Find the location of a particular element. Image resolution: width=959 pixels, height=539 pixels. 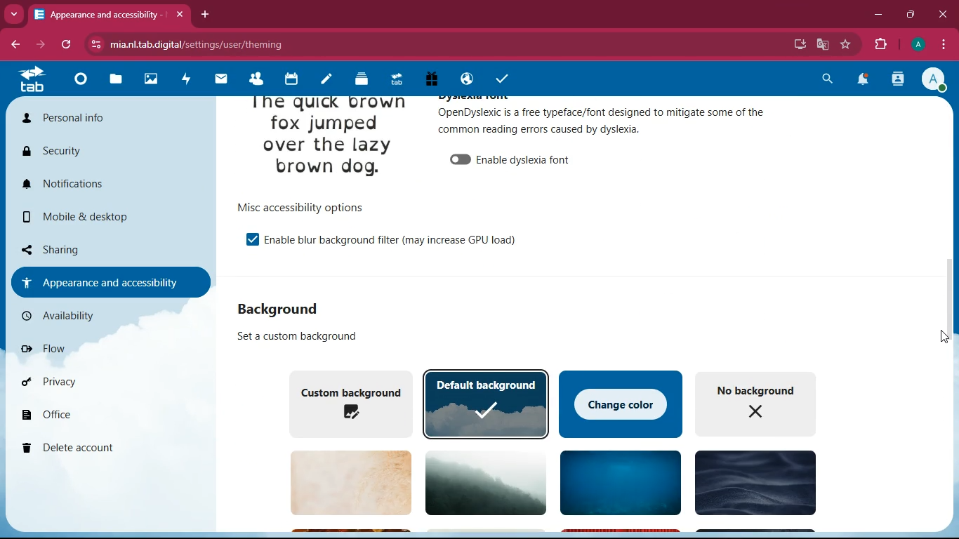

enable is located at coordinates (391, 239).